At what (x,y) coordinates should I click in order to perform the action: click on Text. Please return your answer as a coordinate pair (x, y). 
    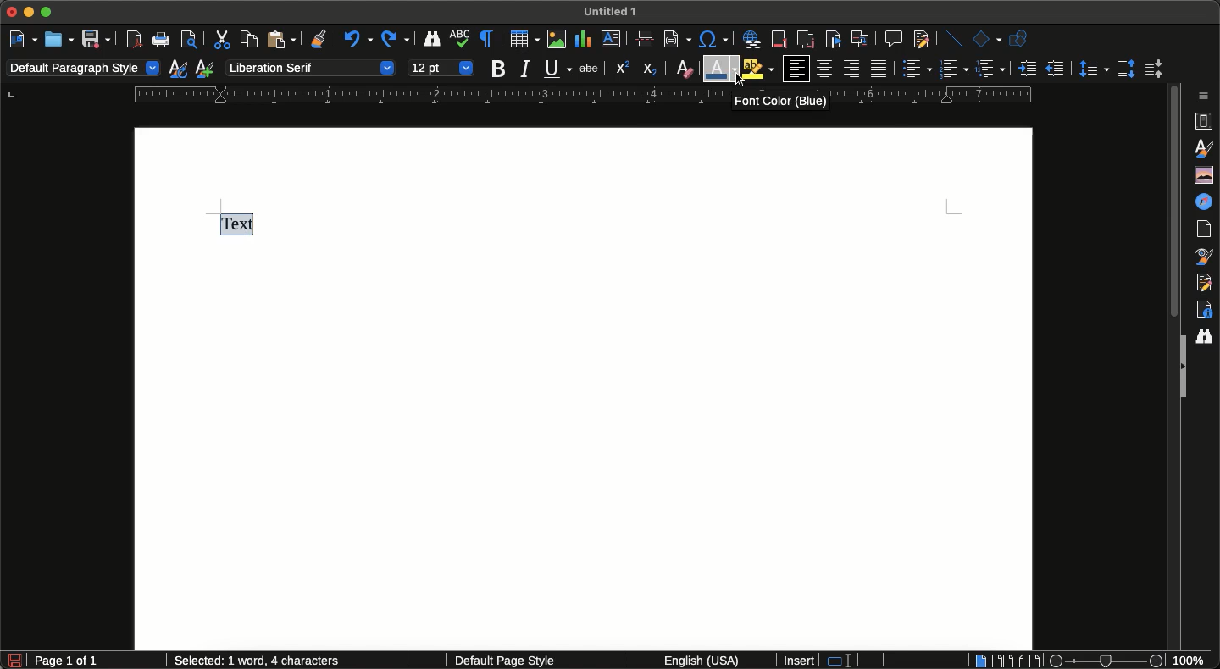
    Looking at the image, I should click on (241, 224).